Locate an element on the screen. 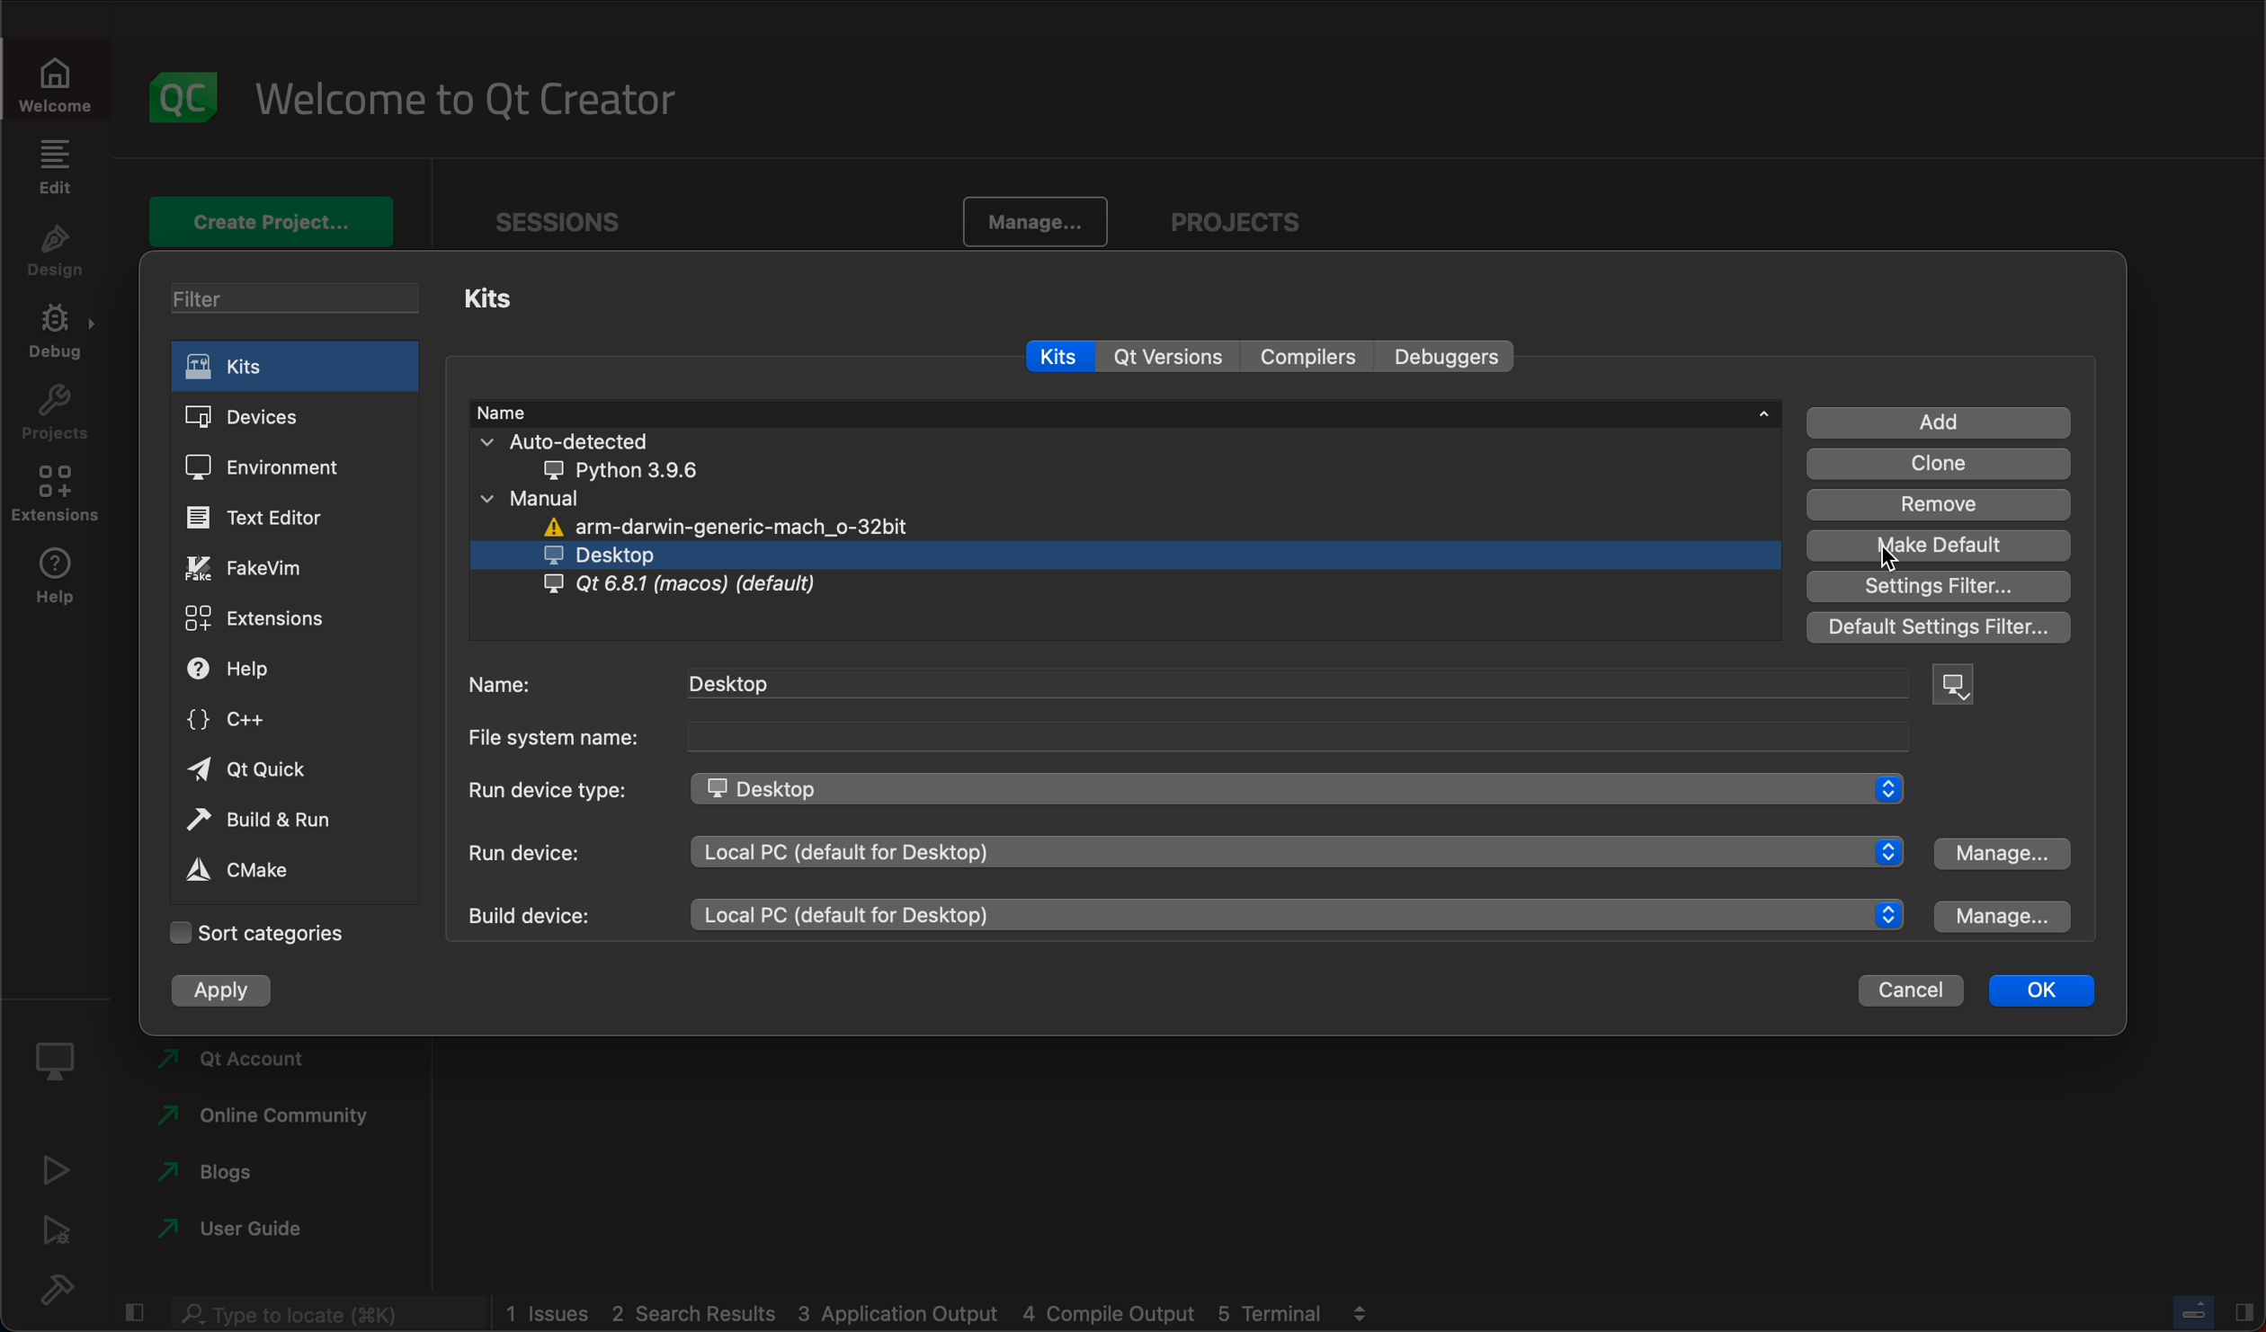  device is located at coordinates (1957, 681).